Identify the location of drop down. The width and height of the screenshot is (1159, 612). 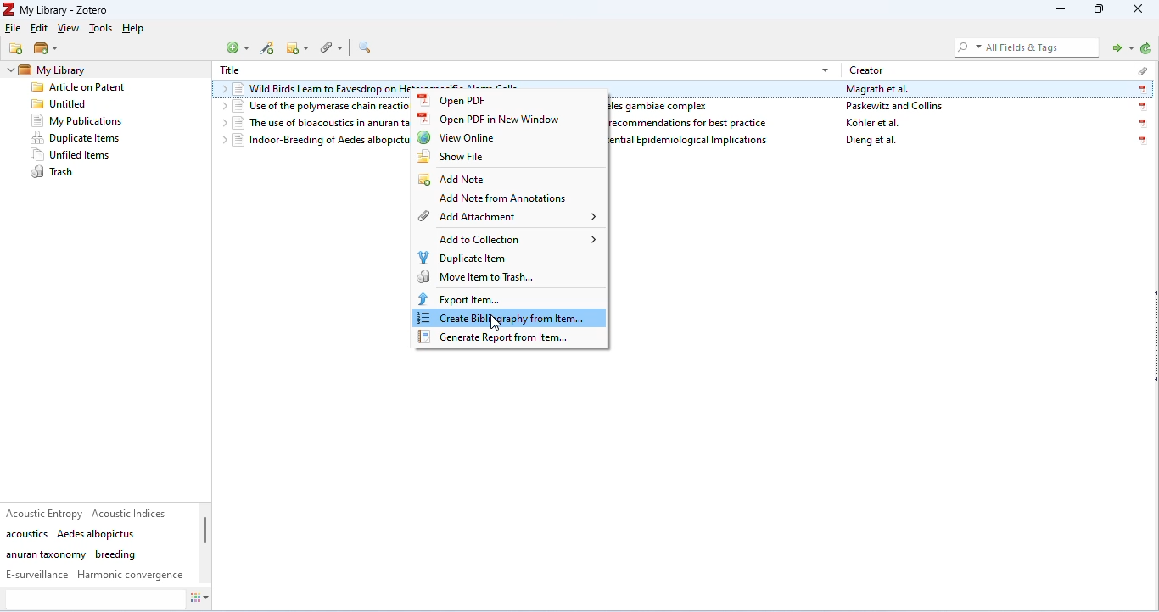
(221, 107).